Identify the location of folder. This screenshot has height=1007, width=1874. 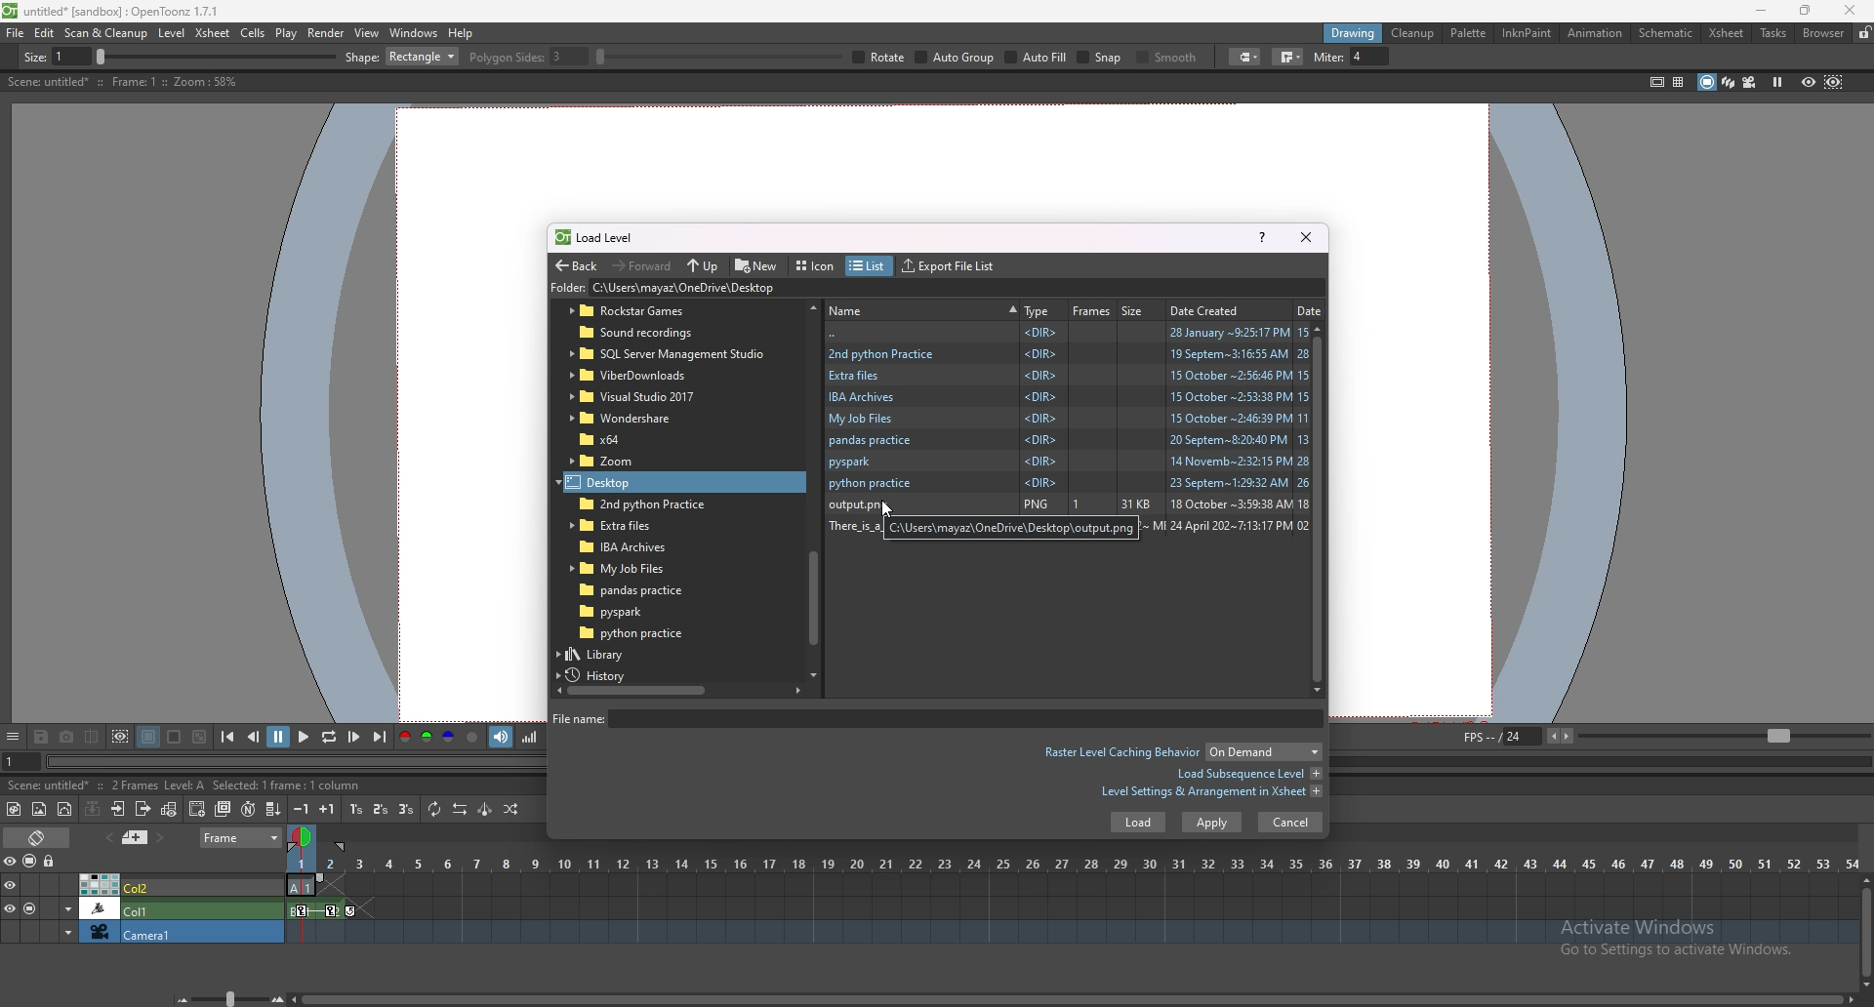
(1065, 441).